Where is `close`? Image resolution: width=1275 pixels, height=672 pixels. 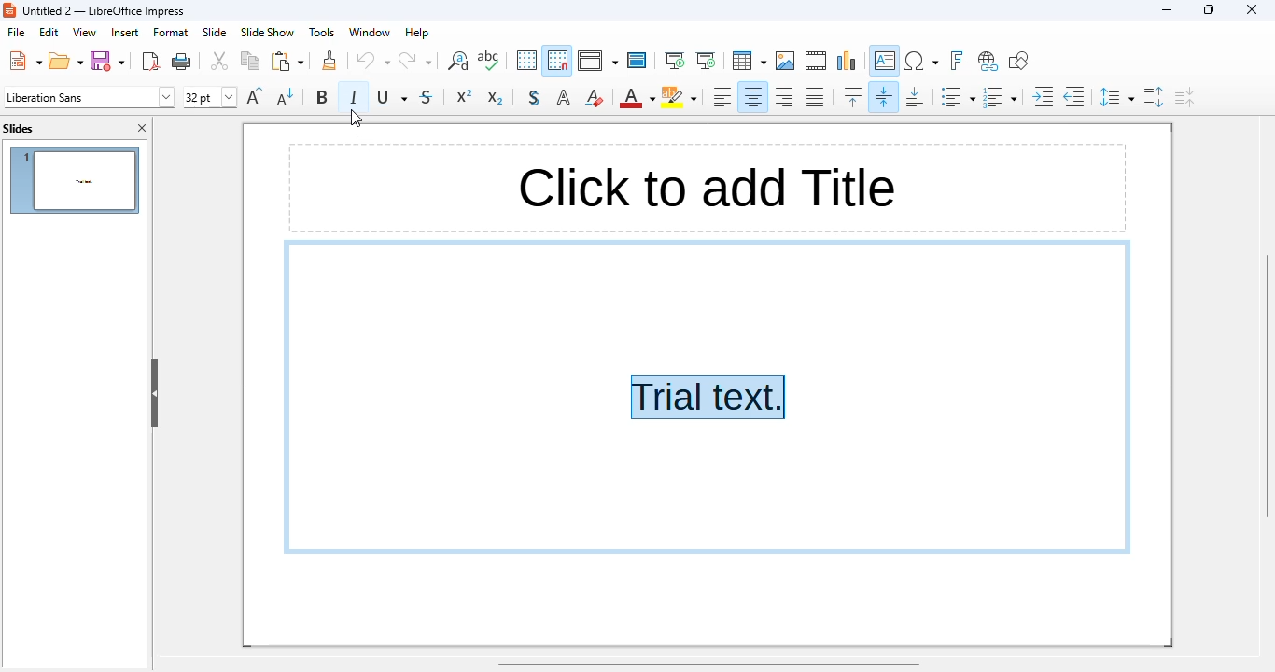
close is located at coordinates (1251, 9).